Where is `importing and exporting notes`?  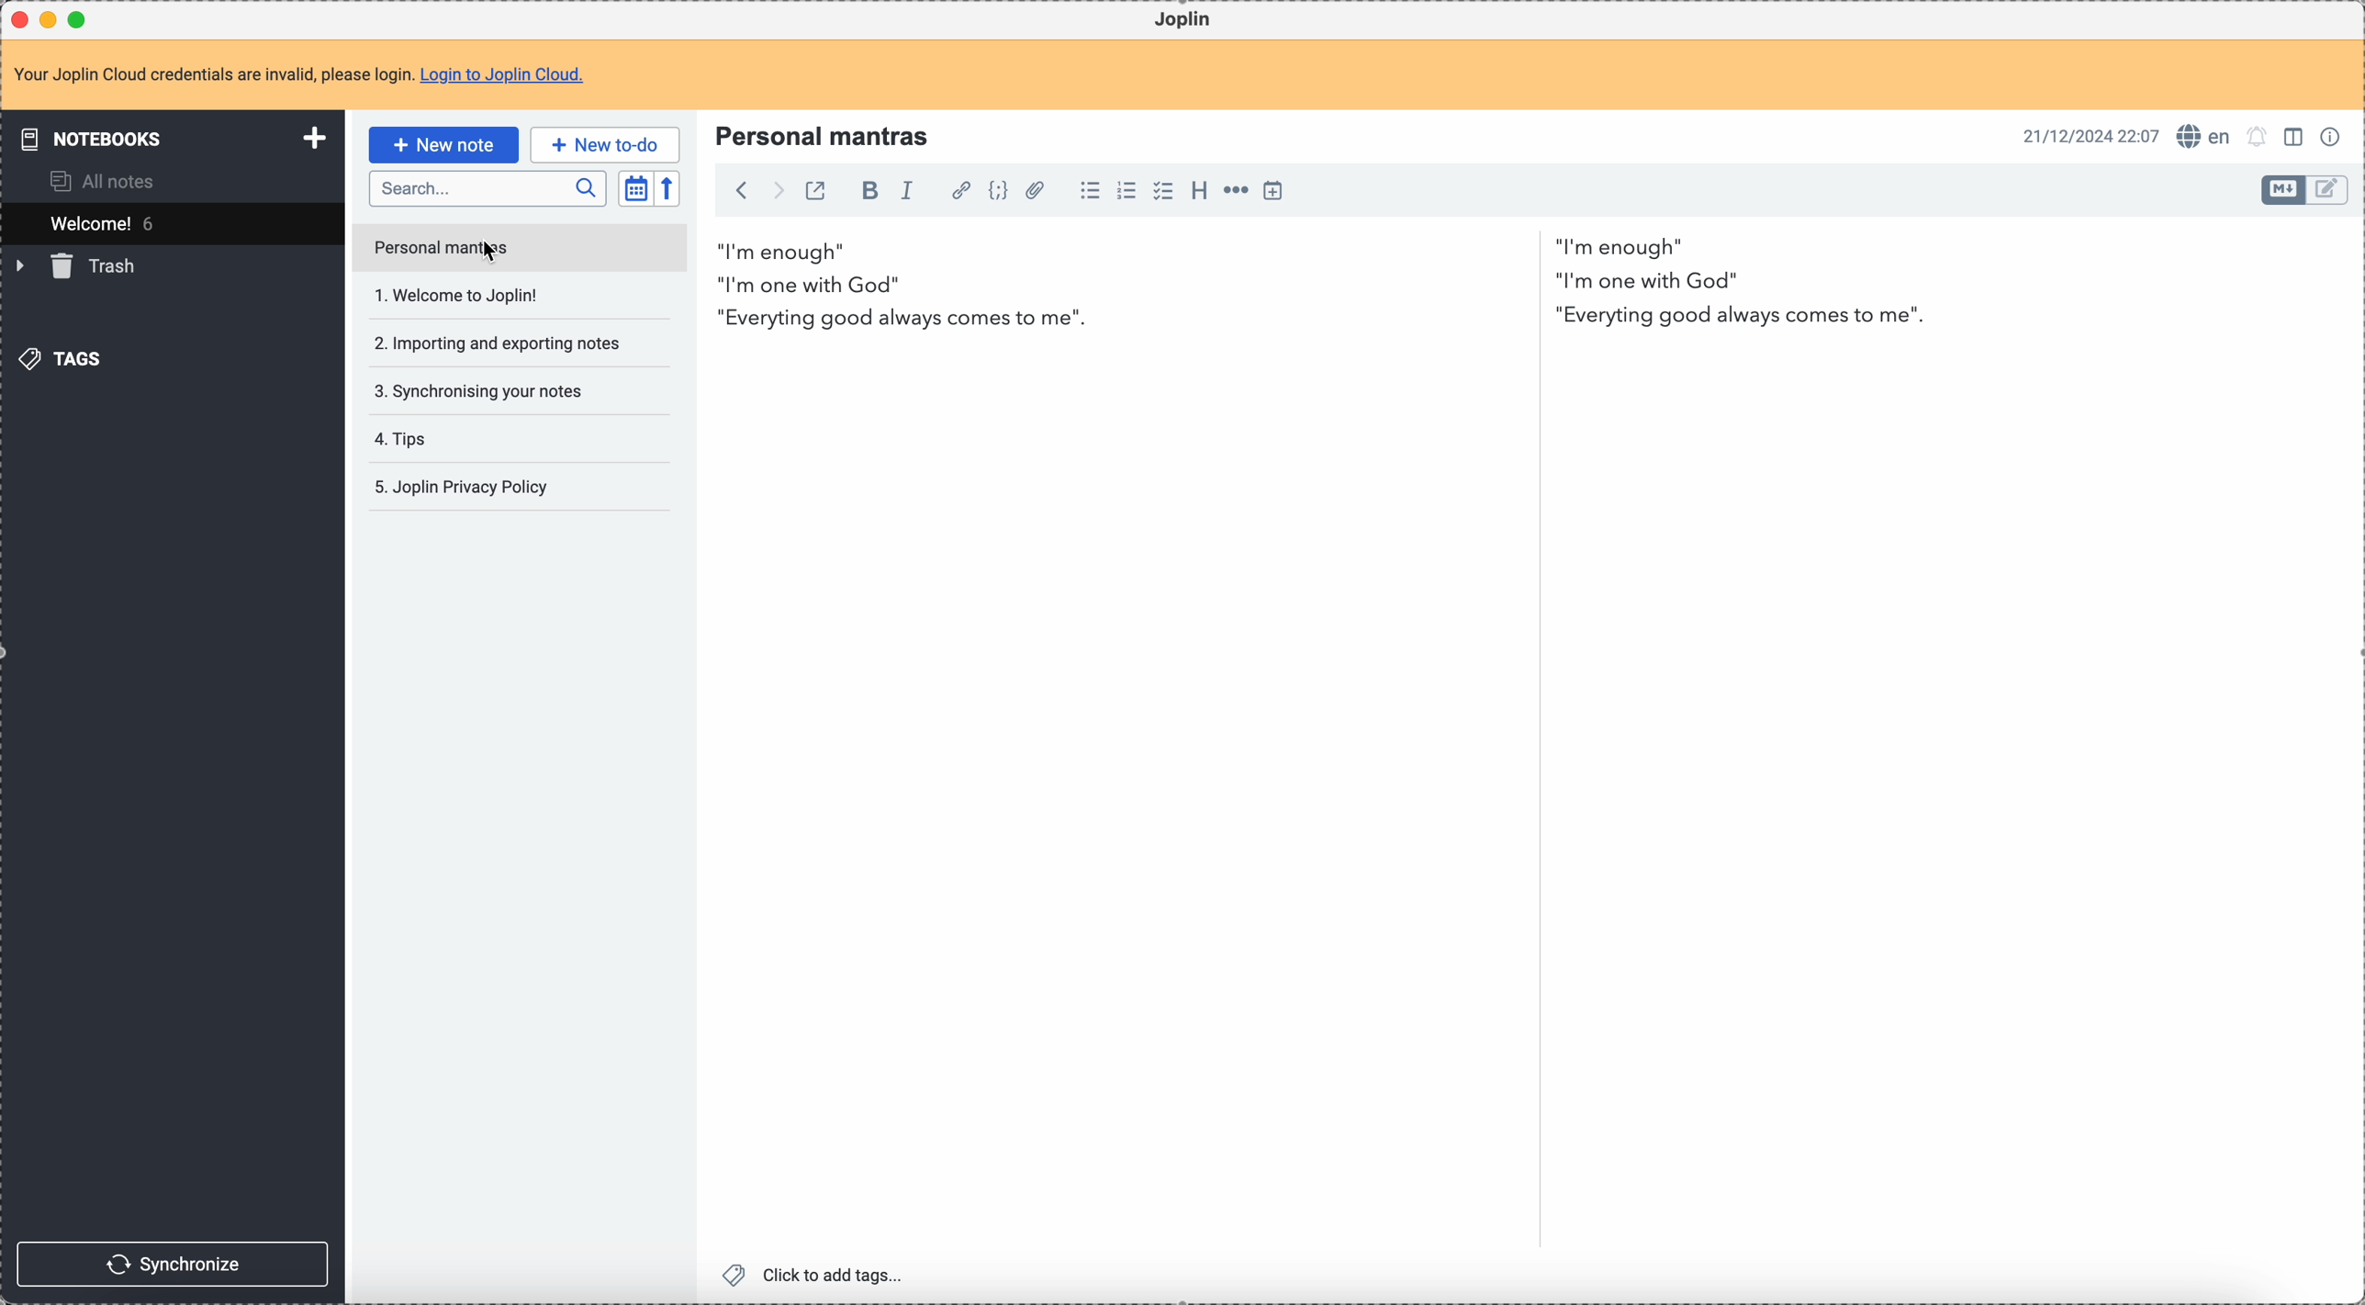
importing and exporting notes is located at coordinates (509, 347).